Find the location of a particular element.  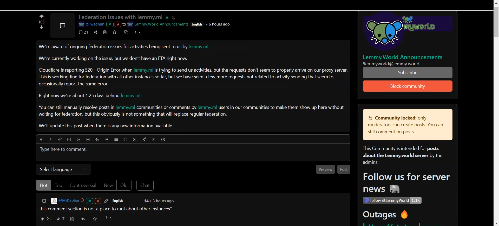

communities or comments by is located at coordinates (167, 108).